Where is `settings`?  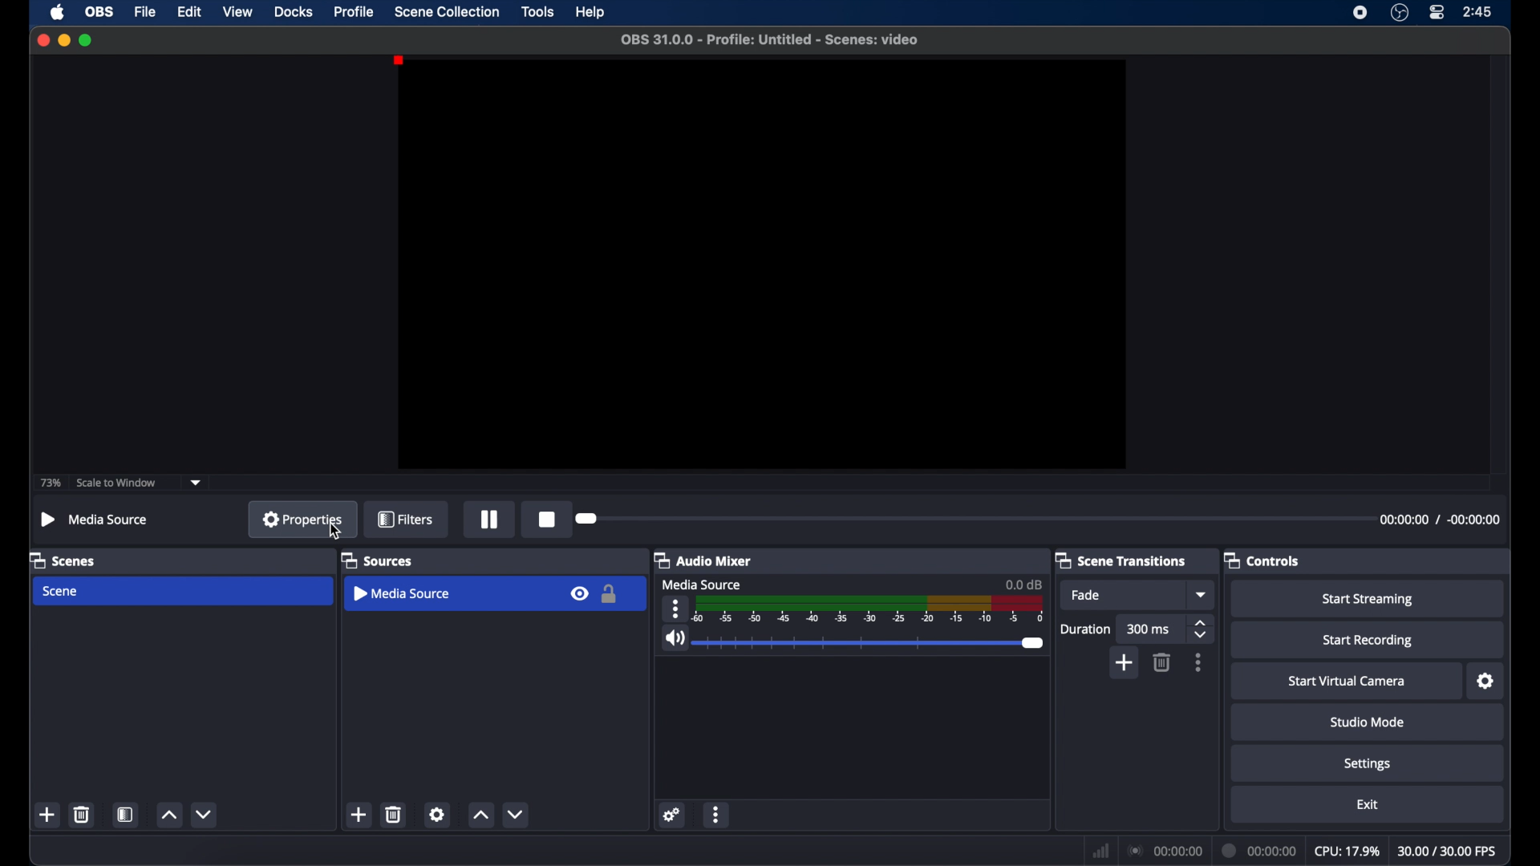
settings is located at coordinates (1368, 763).